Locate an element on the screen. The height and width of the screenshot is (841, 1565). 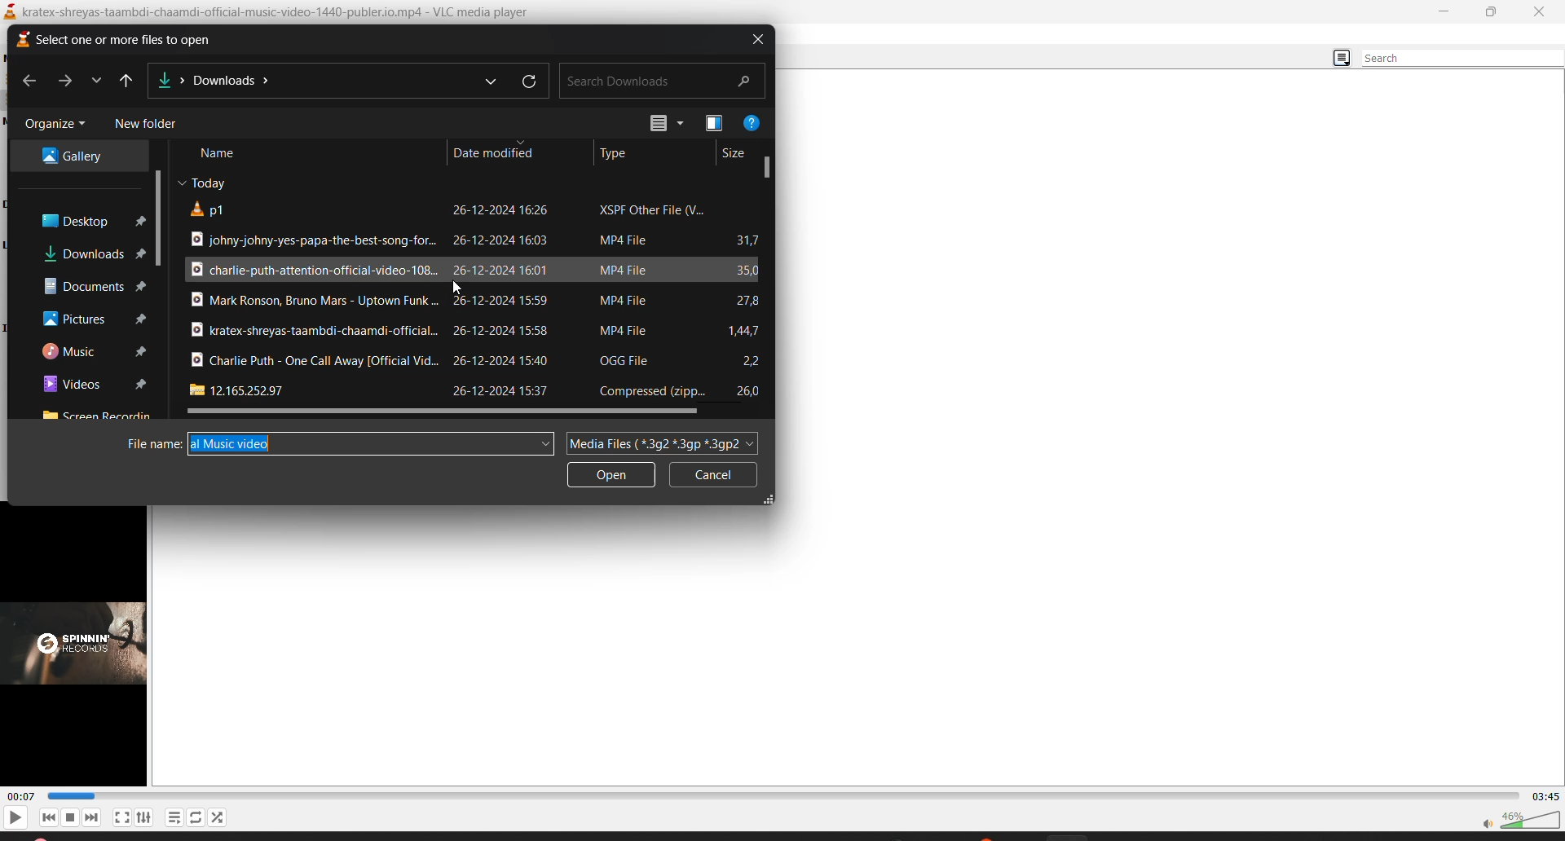
search is located at coordinates (1451, 55).